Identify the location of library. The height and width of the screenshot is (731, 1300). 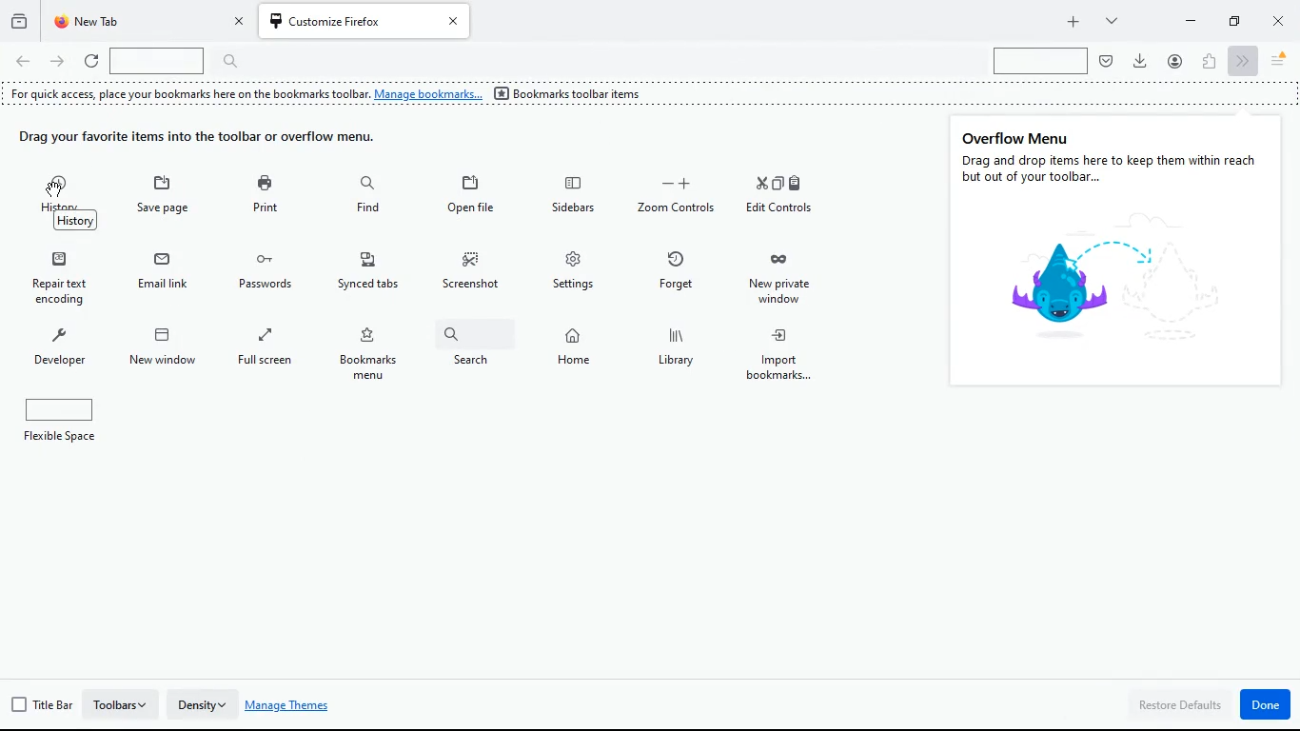
(683, 352).